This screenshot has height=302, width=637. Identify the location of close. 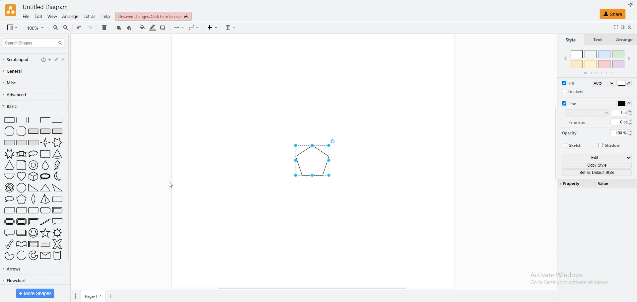
(70, 59).